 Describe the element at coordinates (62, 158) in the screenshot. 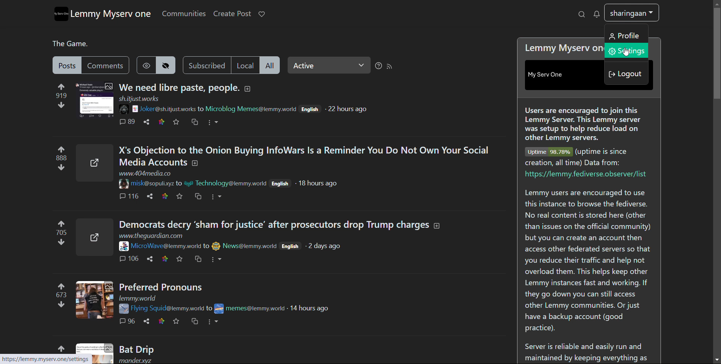

I see `888` at that location.